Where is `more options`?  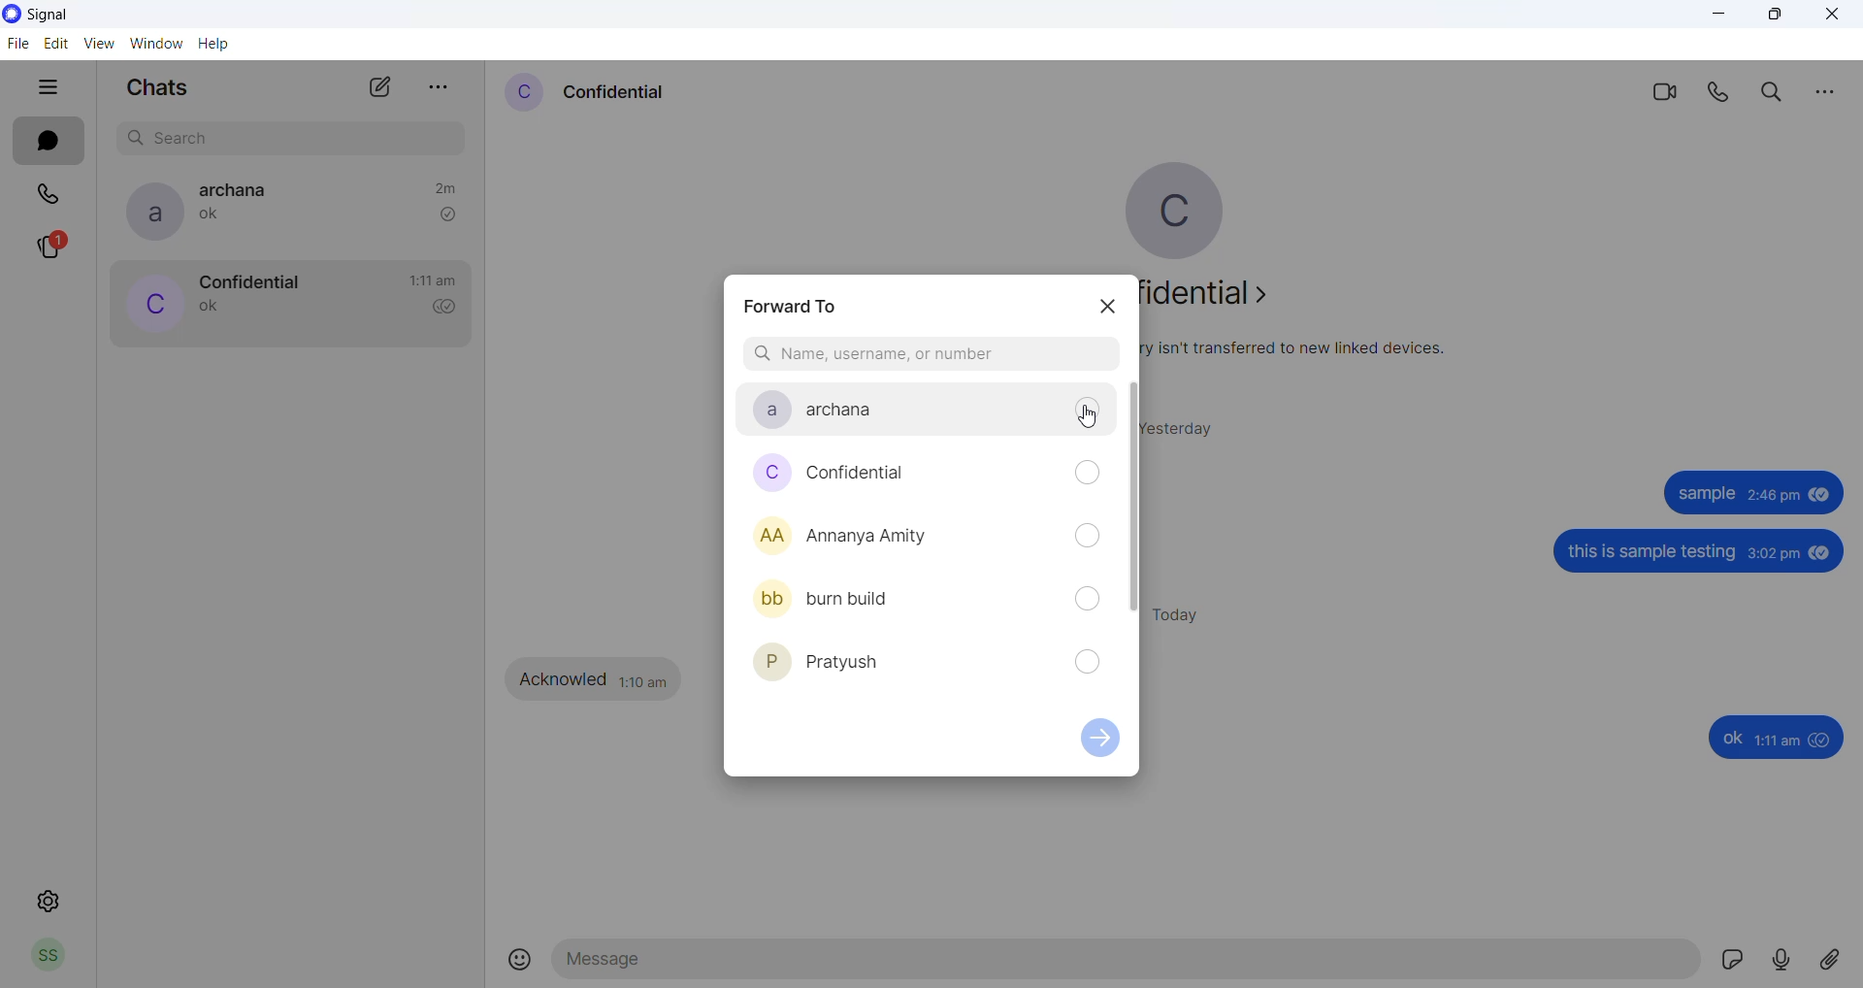 more options is located at coordinates (1824, 90).